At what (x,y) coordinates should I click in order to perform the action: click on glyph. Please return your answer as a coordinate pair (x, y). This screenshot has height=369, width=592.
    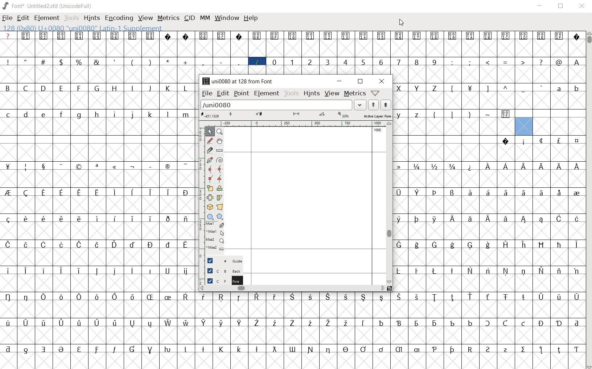
    Looking at the image, I should click on (44, 245).